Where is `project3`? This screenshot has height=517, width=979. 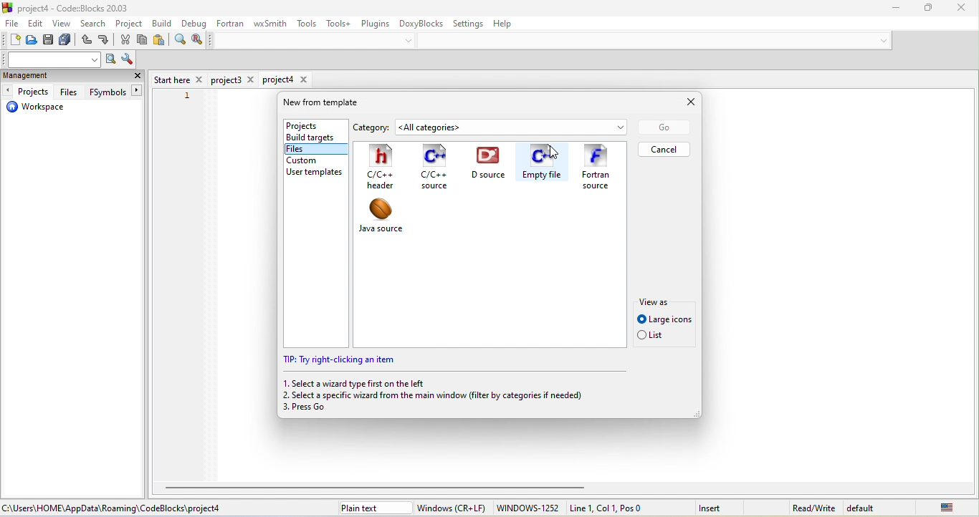 project3 is located at coordinates (234, 80).